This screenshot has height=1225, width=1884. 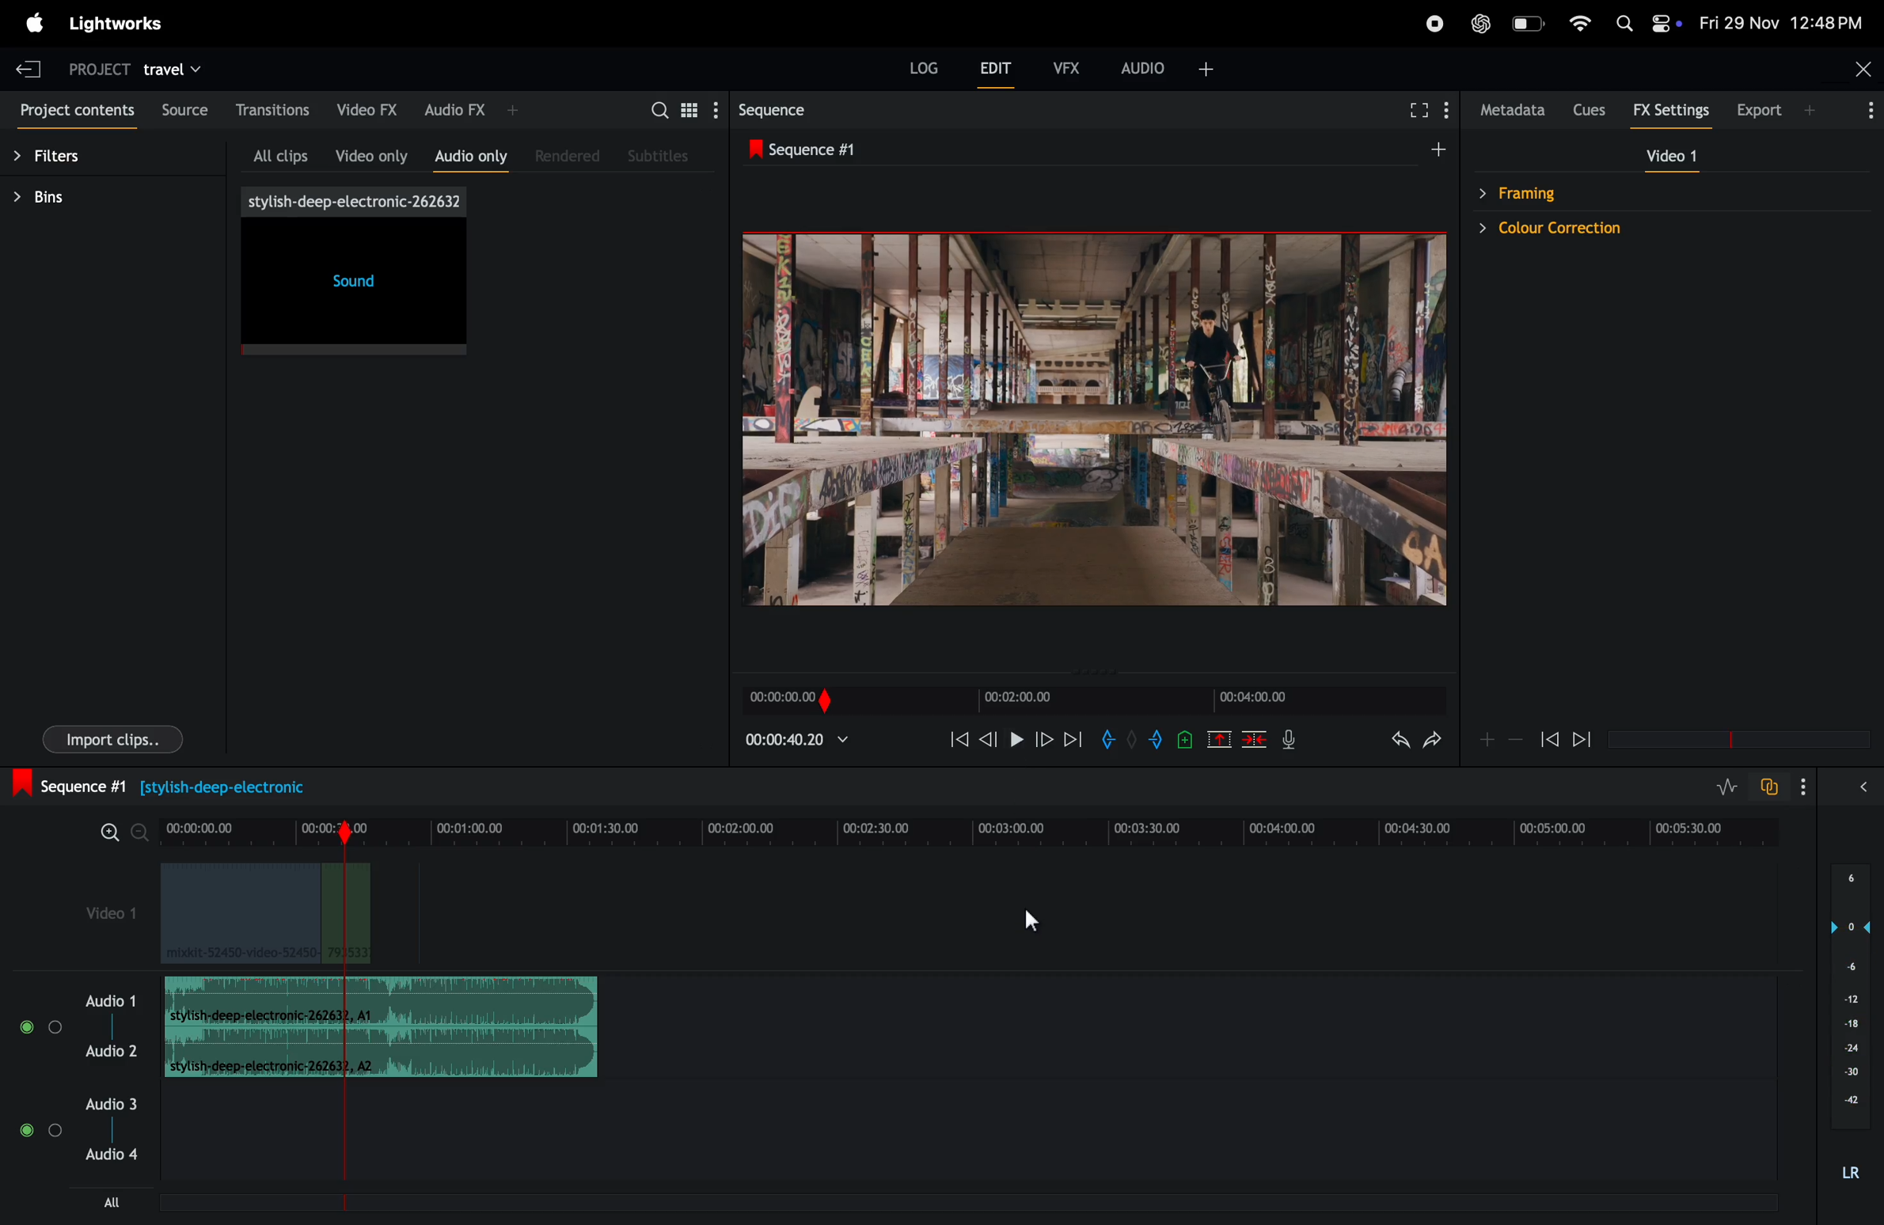 What do you see at coordinates (1478, 25) in the screenshot?
I see `chatgpt` at bounding box center [1478, 25].